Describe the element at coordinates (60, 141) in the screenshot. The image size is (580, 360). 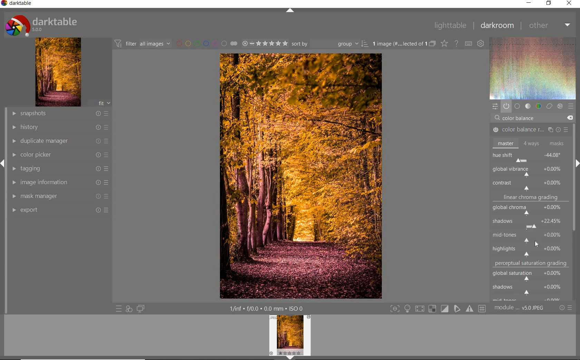
I see `duplicate manager` at that location.